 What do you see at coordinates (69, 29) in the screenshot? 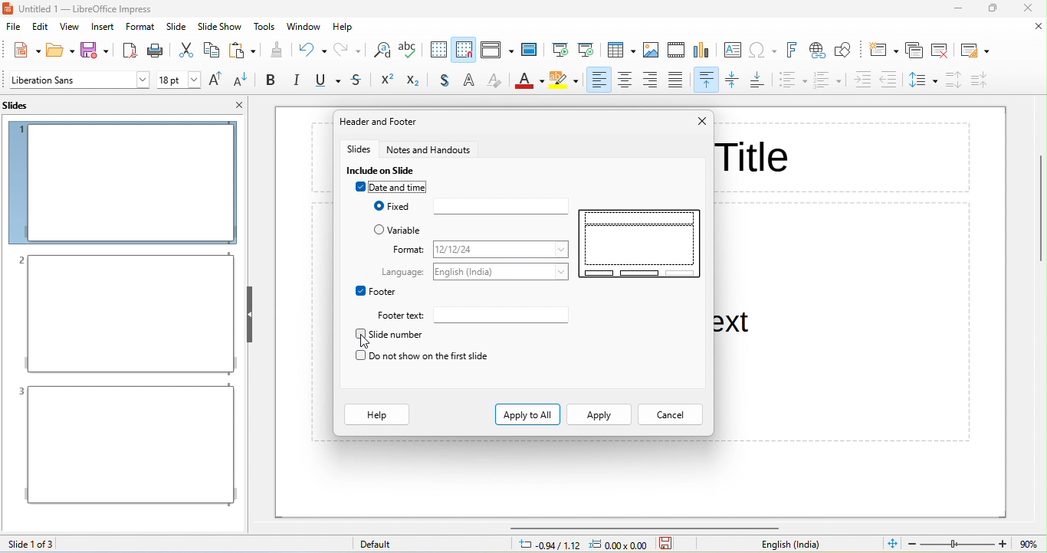
I see `view` at bounding box center [69, 29].